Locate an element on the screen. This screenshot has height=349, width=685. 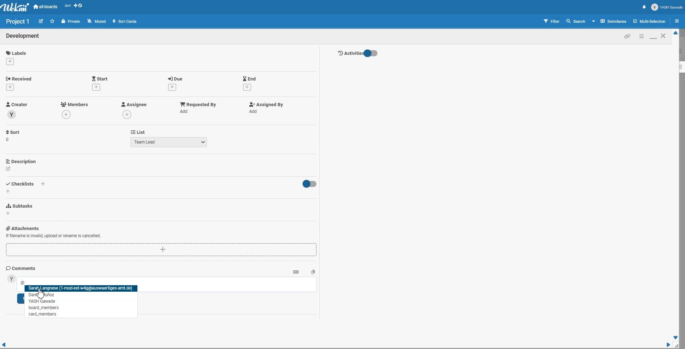
@ is located at coordinates (22, 282).